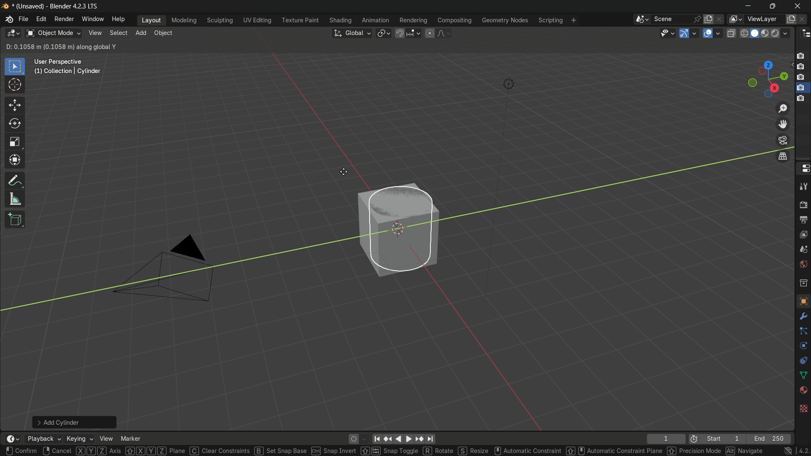 The image size is (811, 456). Describe the element at coordinates (14, 220) in the screenshot. I see `add cube` at that location.